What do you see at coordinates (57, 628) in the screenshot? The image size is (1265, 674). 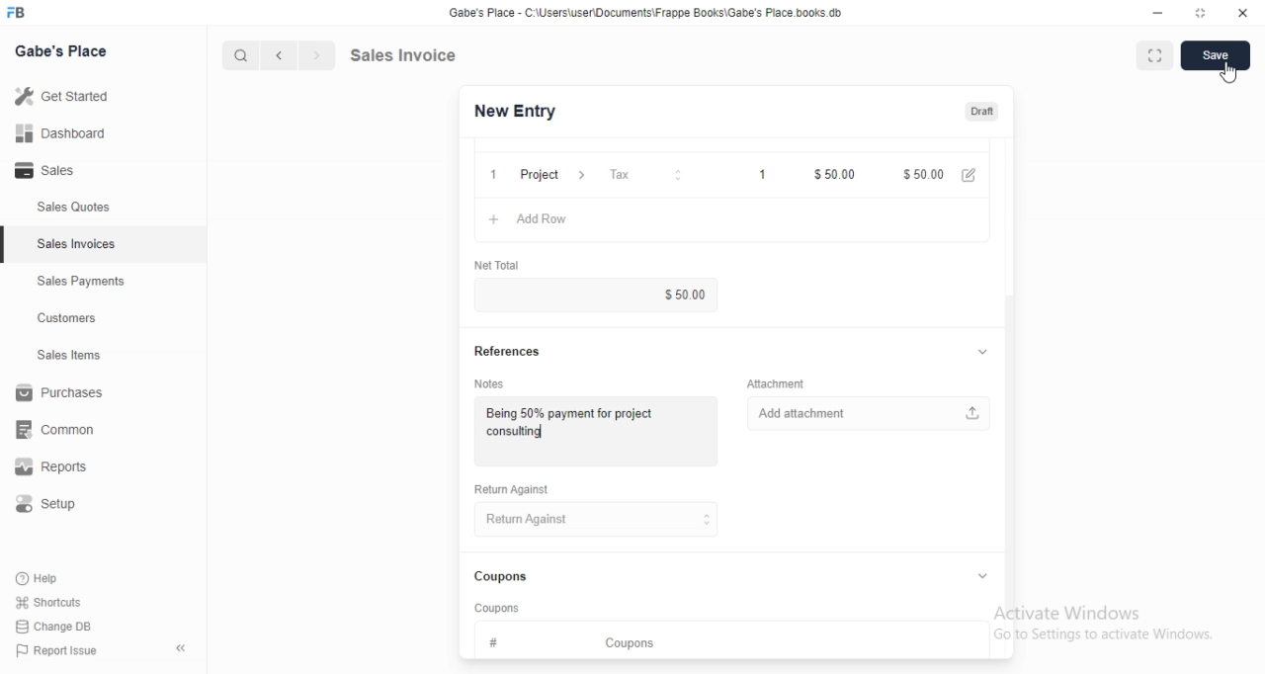 I see `Change DB` at bounding box center [57, 628].